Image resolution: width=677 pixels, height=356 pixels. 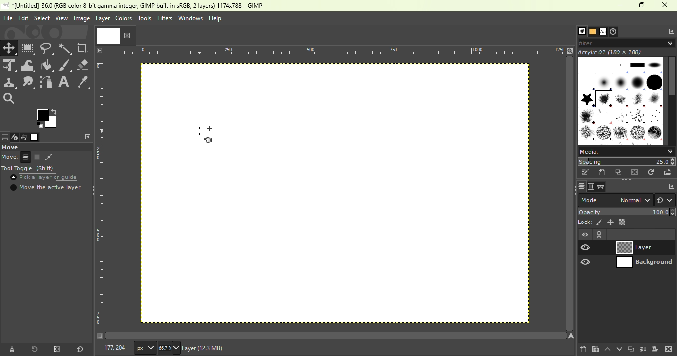 What do you see at coordinates (627, 247) in the screenshot?
I see `Background setting` at bounding box center [627, 247].